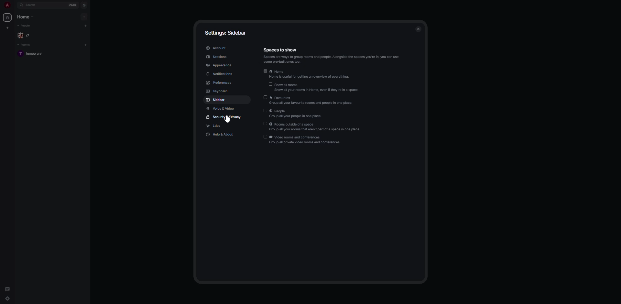 The image size is (621, 304). I want to click on sidebar, so click(217, 100).